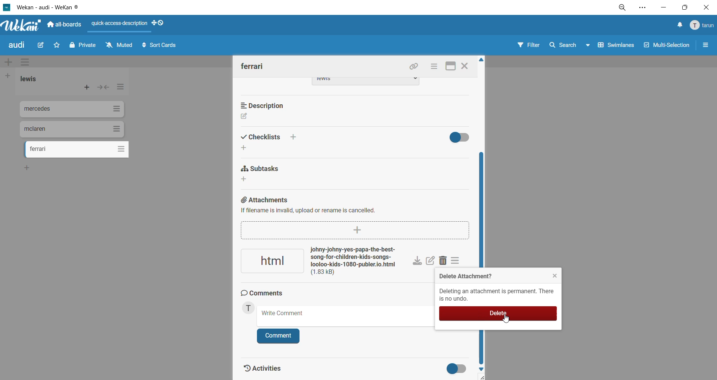  Describe the element at coordinates (266, 106) in the screenshot. I see `description` at that location.